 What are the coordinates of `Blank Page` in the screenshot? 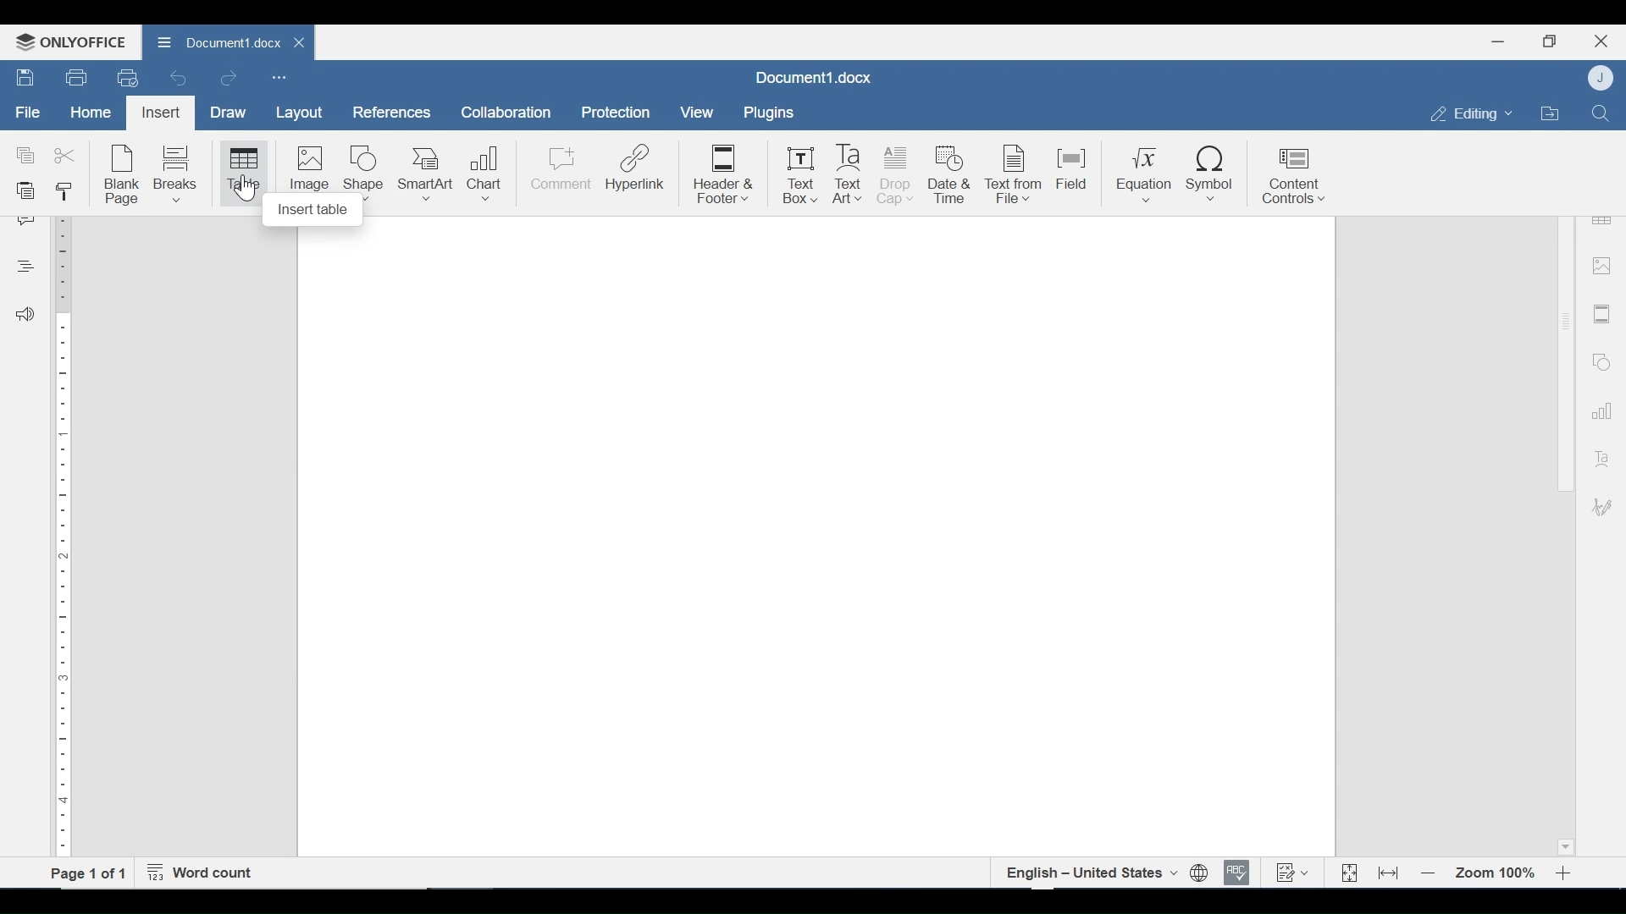 It's located at (124, 176).